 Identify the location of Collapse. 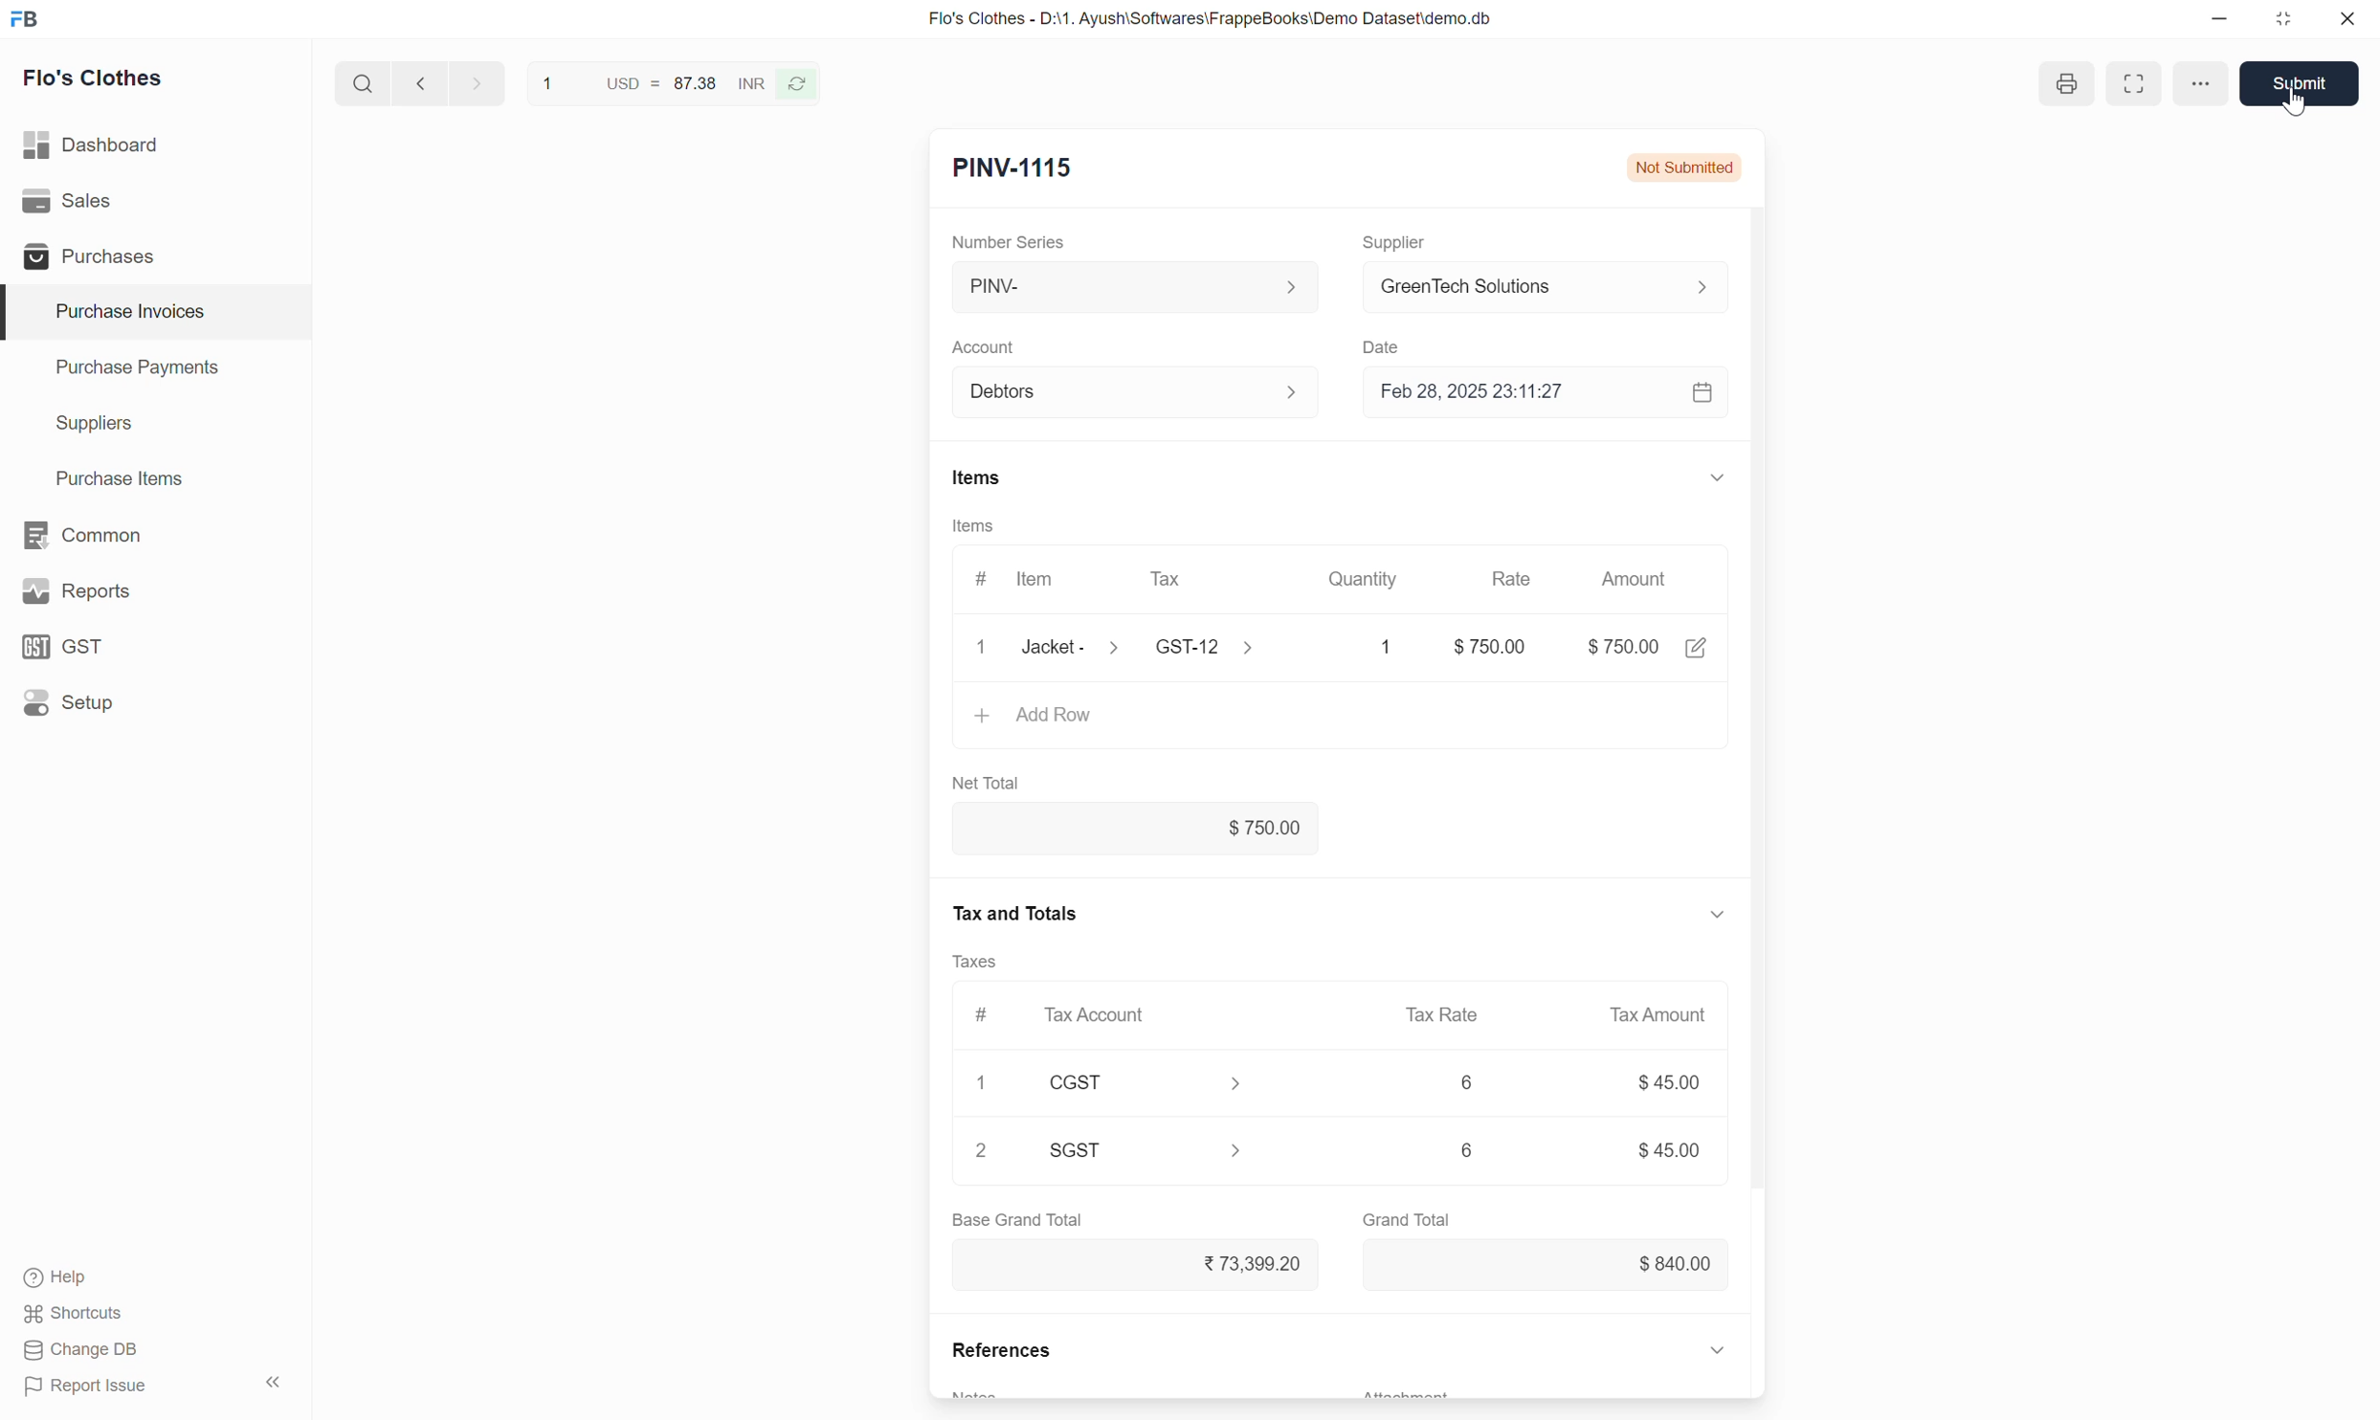
(1717, 915).